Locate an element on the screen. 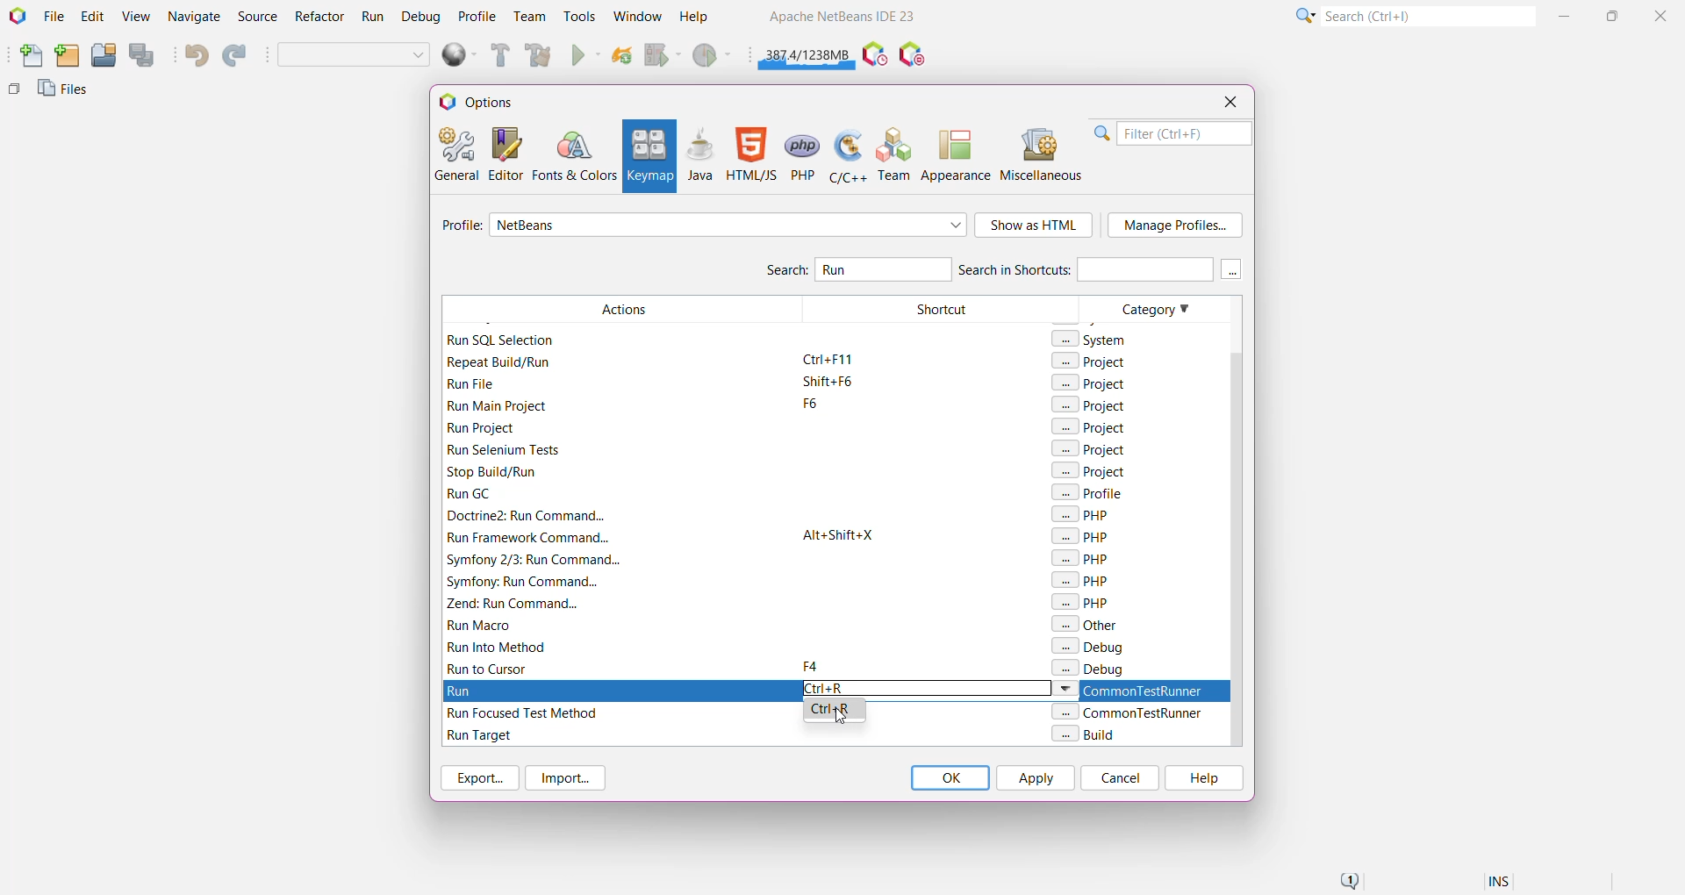 The image size is (1685, 895). New File is located at coordinates (27, 57).